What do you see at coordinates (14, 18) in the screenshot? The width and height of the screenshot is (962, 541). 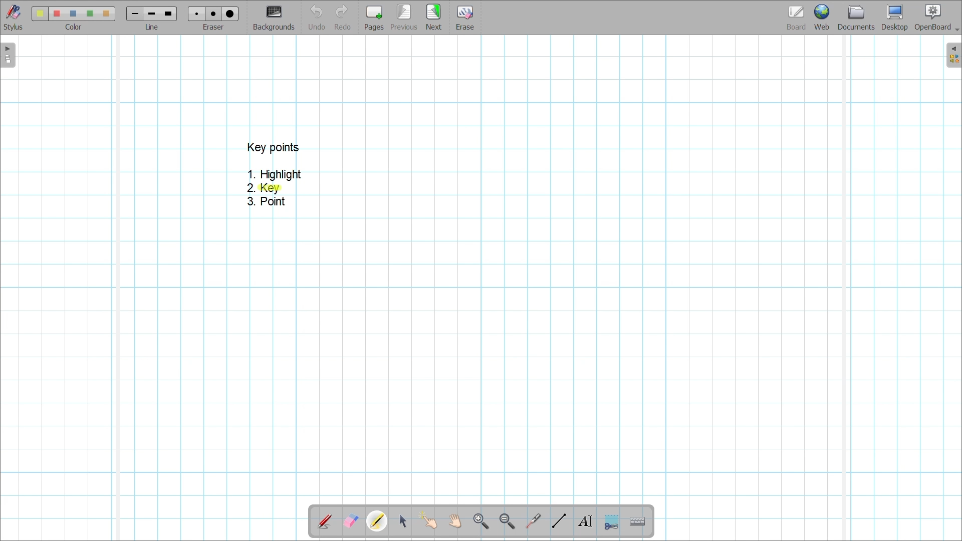 I see `Stylus menu at the bottom of the page` at bounding box center [14, 18].